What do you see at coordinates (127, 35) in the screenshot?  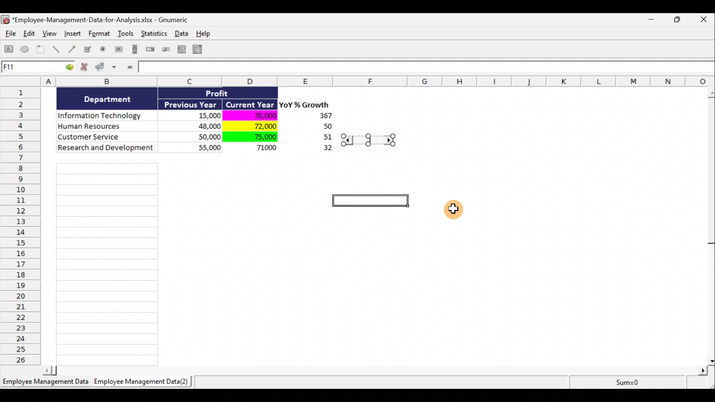 I see `Tools` at bounding box center [127, 35].